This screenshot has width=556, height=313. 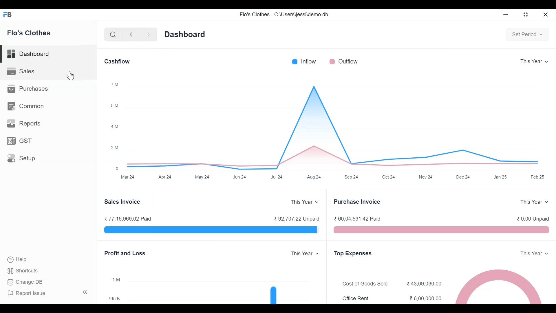 What do you see at coordinates (347, 61) in the screenshot?
I see `Outflow` at bounding box center [347, 61].